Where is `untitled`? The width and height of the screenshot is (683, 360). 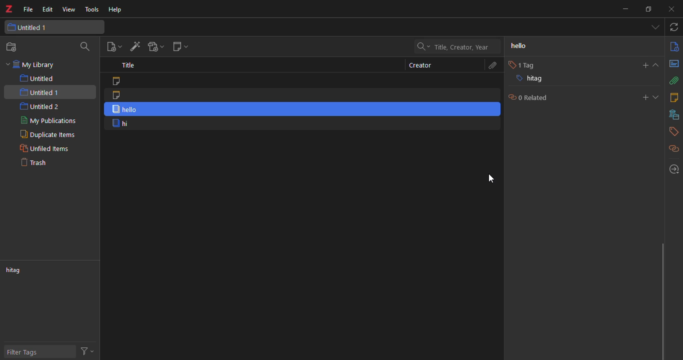
untitled is located at coordinates (37, 78).